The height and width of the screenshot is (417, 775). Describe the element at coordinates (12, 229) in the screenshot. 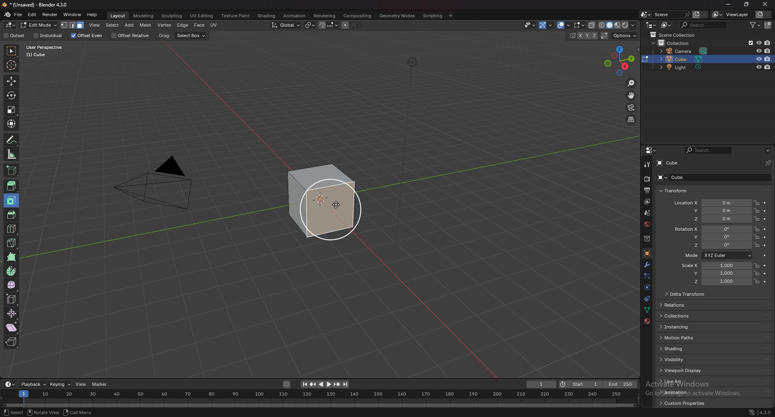

I see `loop cut` at that location.